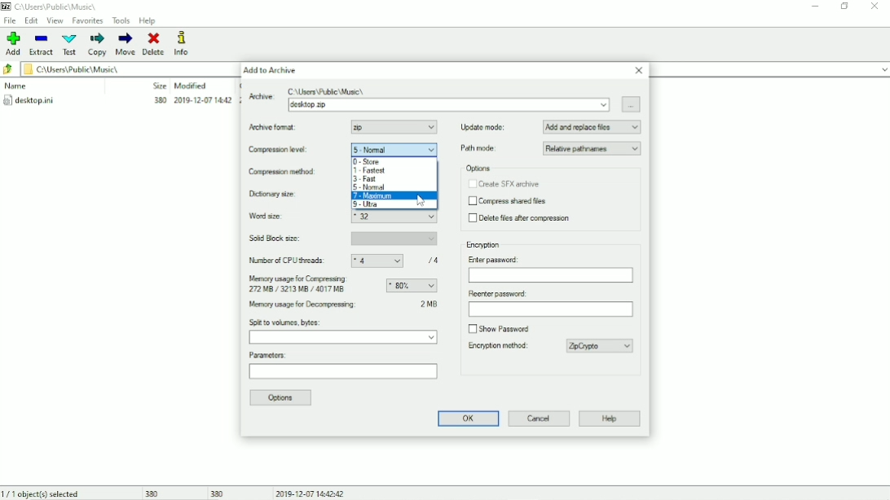 The image size is (890, 500). Describe the element at coordinates (485, 245) in the screenshot. I see `Encryption` at that location.